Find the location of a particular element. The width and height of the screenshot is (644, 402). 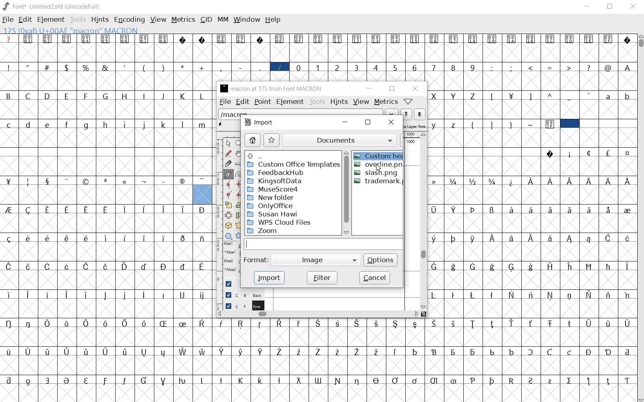

Symbol is located at coordinates (338, 38).